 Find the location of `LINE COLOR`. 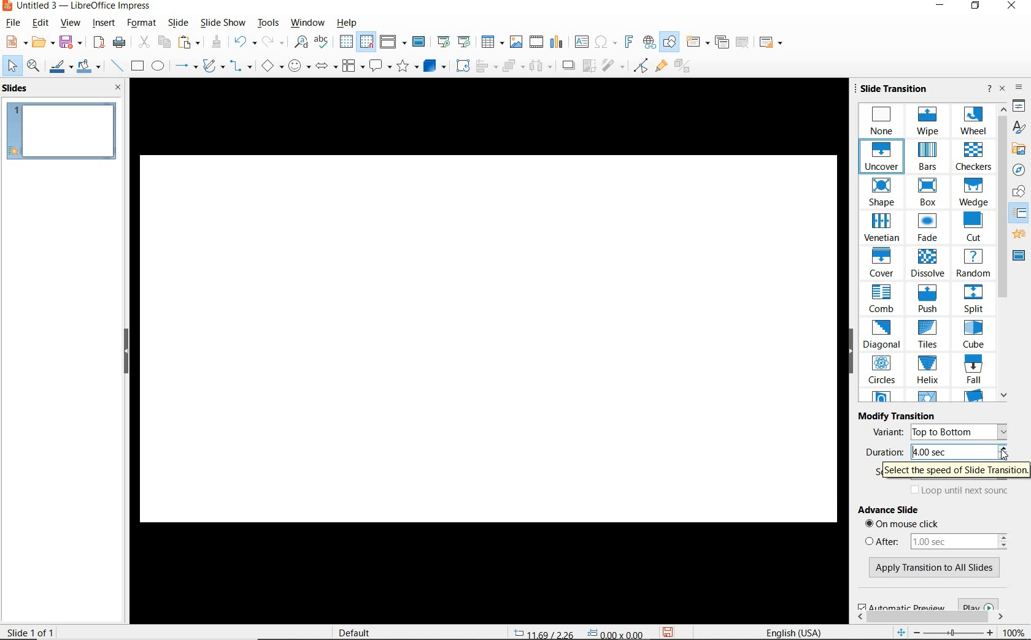

LINE COLOR is located at coordinates (61, 67).